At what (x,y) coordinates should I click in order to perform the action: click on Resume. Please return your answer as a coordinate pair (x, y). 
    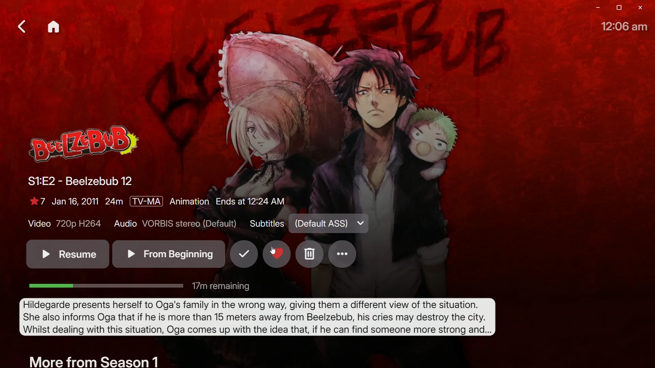
    Looking at the image, I should click on (63, 256).